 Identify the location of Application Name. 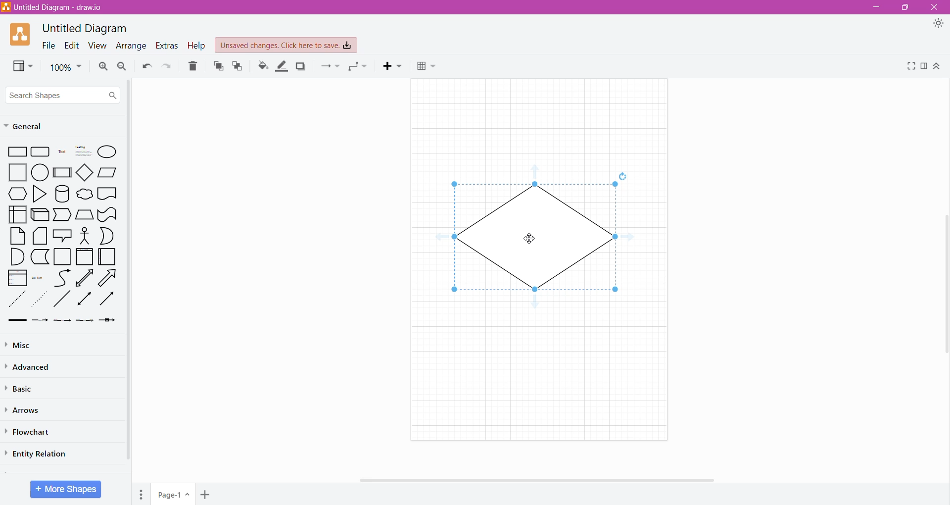
(53, 8).